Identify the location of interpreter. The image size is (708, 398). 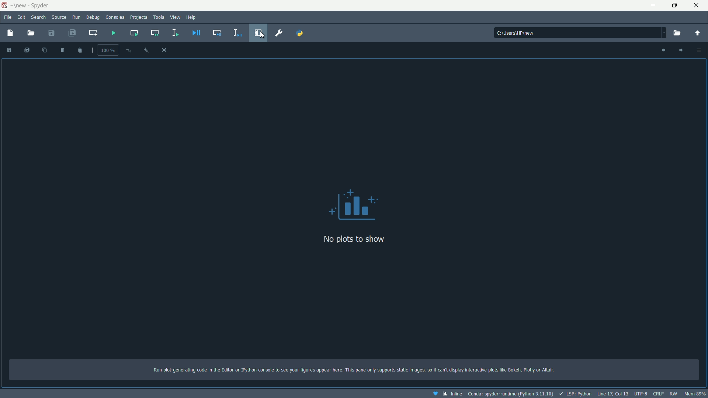
(510, 394).